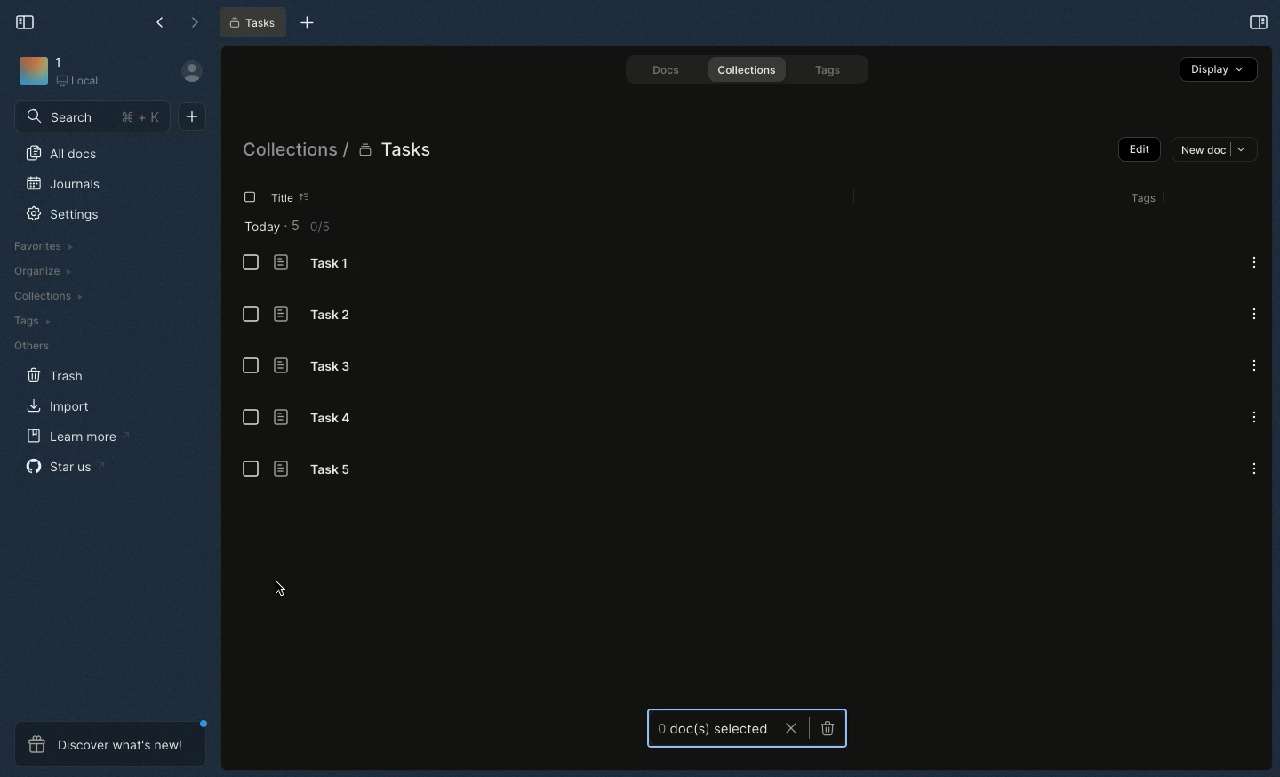  Describe the element at coordinates (324, 265) in the screenshot. I see `Task 1` at that location.